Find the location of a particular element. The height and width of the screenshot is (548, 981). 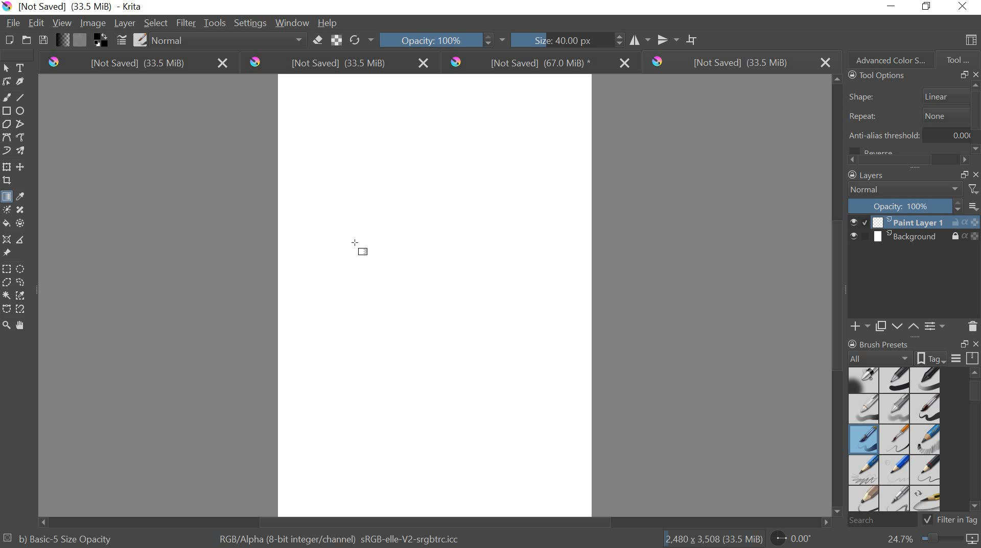

VIEW is located at coordinates (62, 24).